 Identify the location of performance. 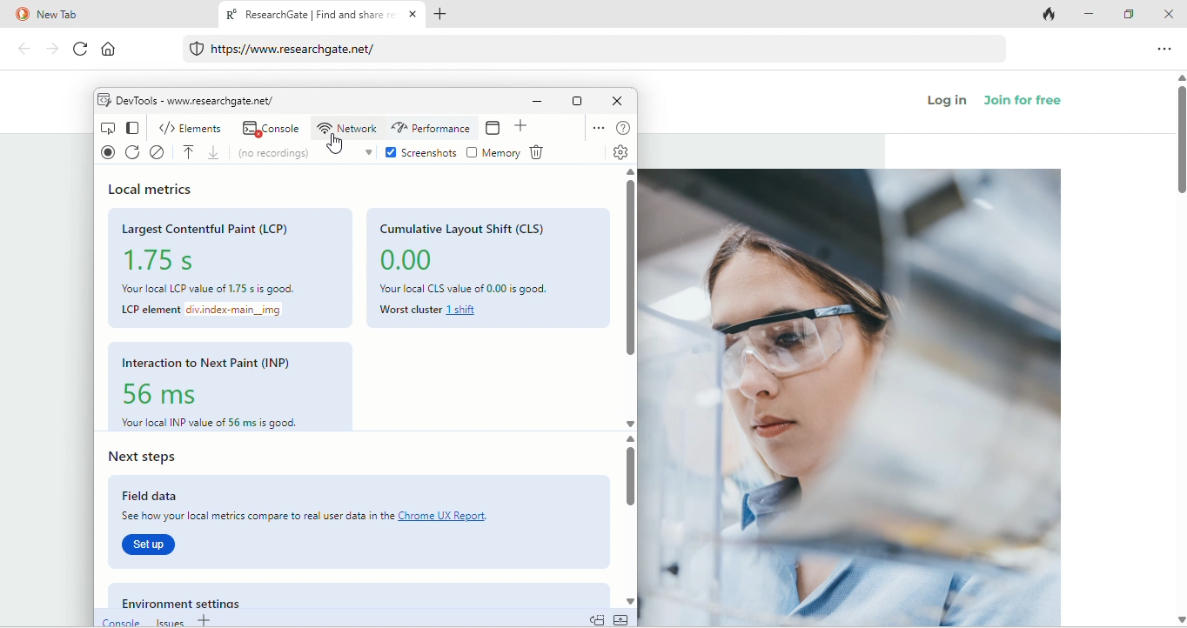
(431, 128).